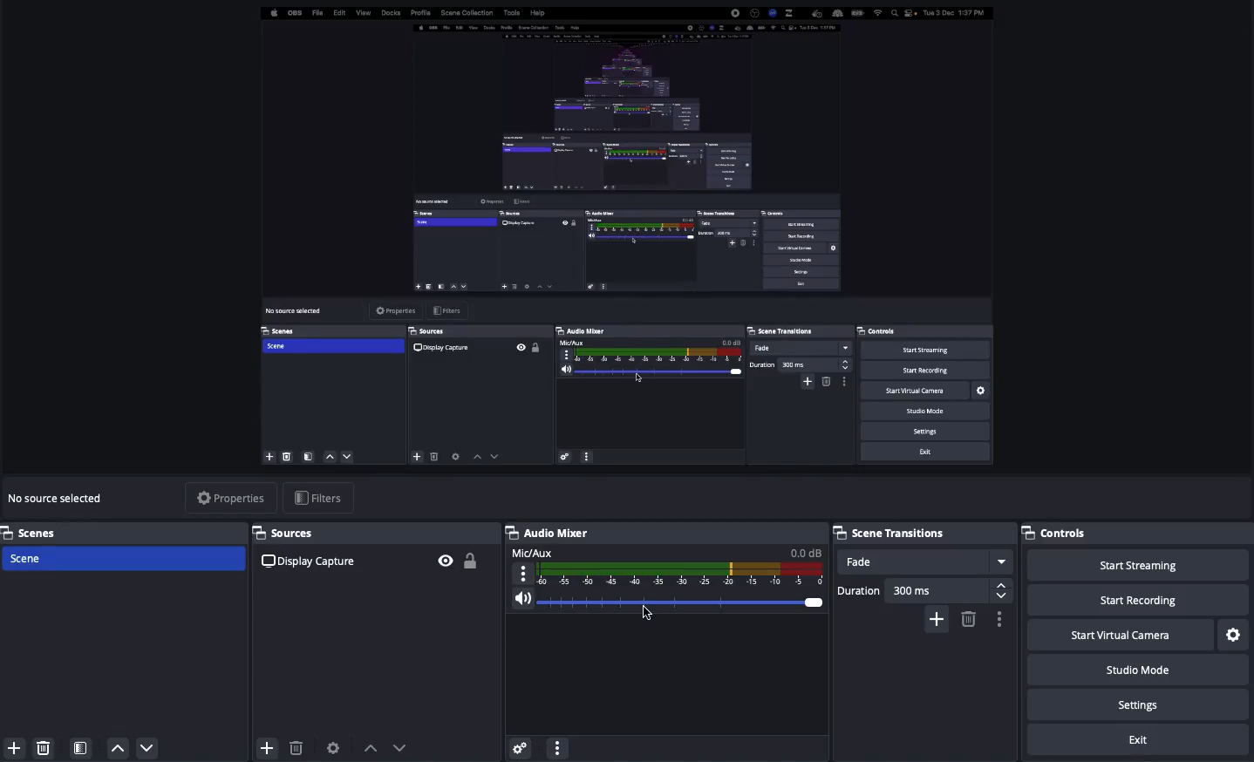 The height and width of the screenshot is (762, 1254). I want to click on Filters, so click(324, 498).